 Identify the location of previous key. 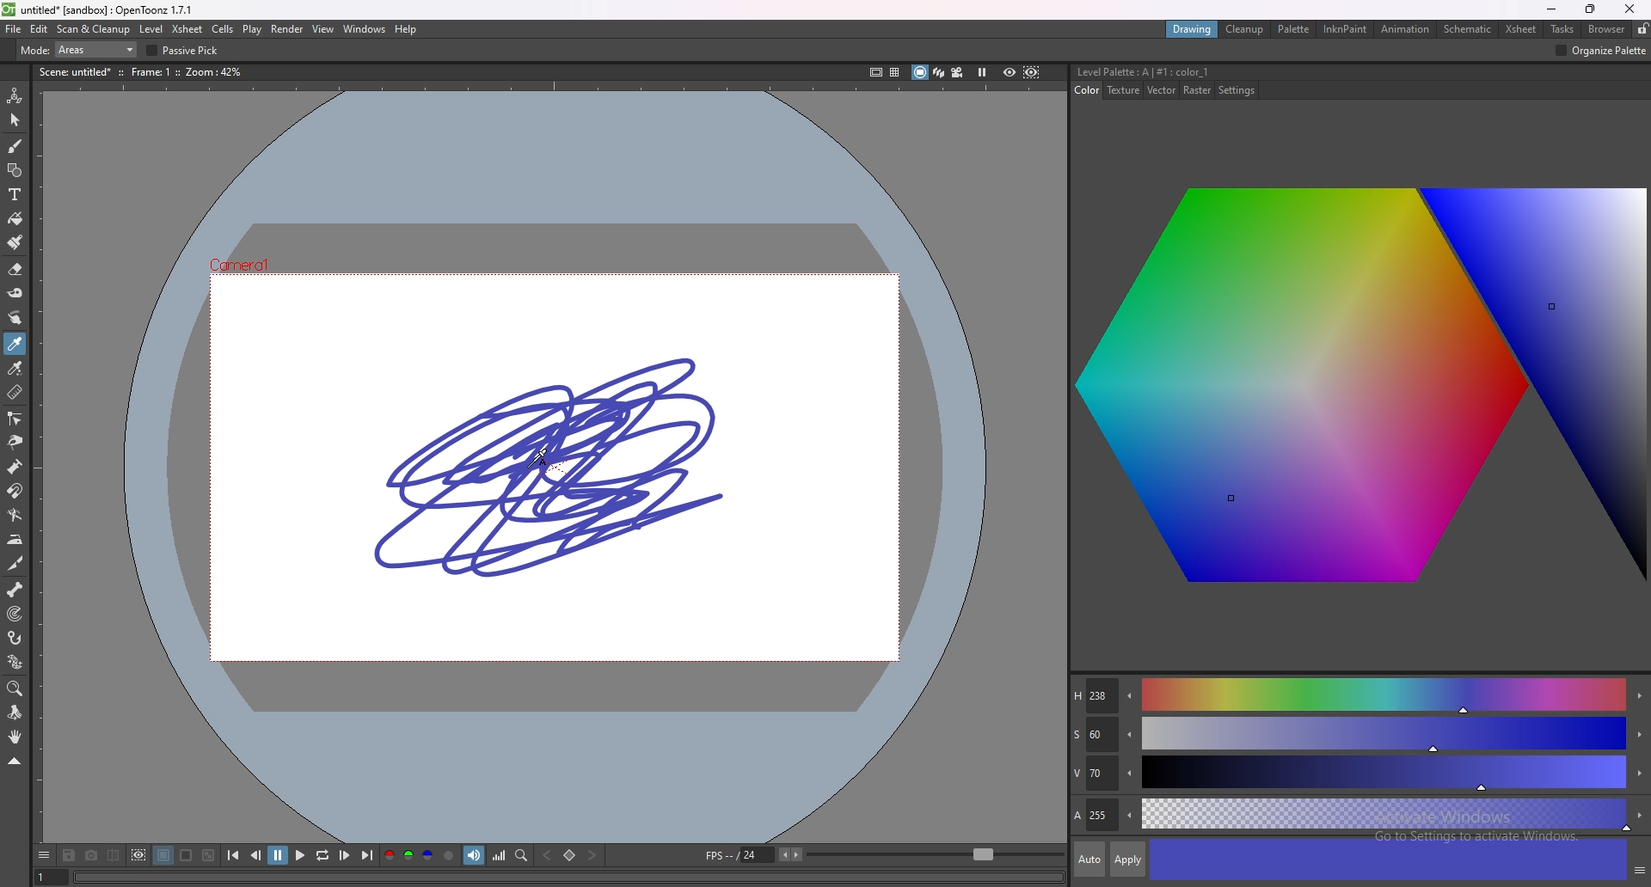
(548, 854).